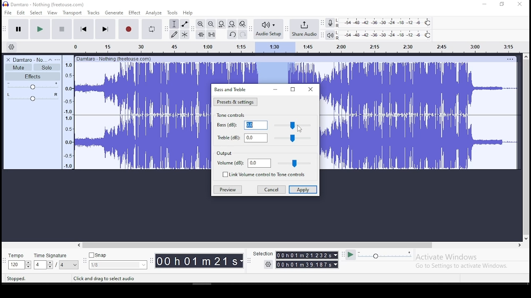  Describe the element at coordinates (242, 24) in the screenshot. I see `zoom toggle` at that location.